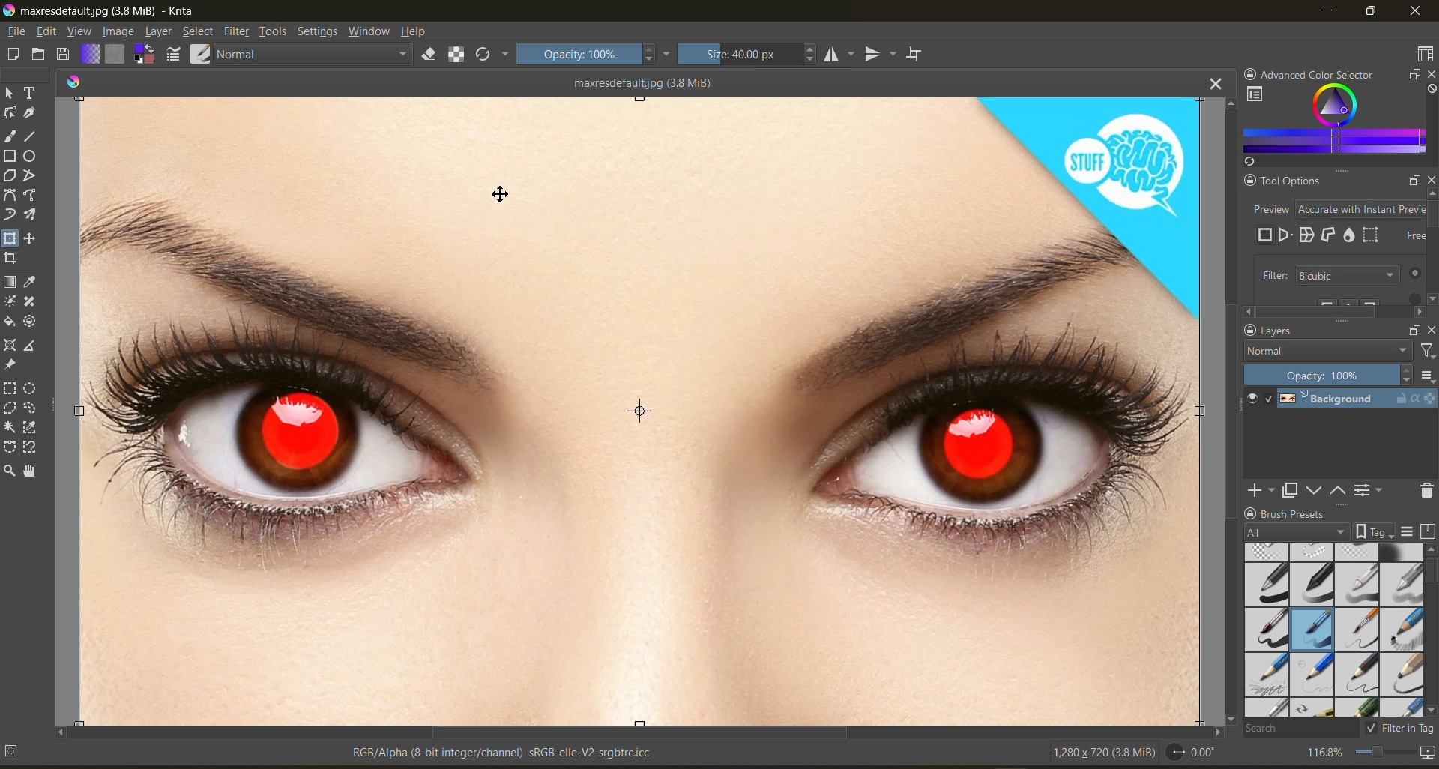 The height and width of the screenshot is (769, 1439). I want to click on tool, so click(31, 157).